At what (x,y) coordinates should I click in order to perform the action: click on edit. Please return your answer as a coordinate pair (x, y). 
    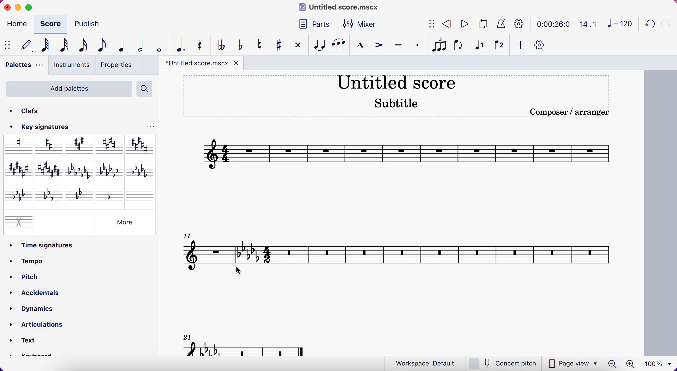
    Looking at the image, I should click on (28, 45).